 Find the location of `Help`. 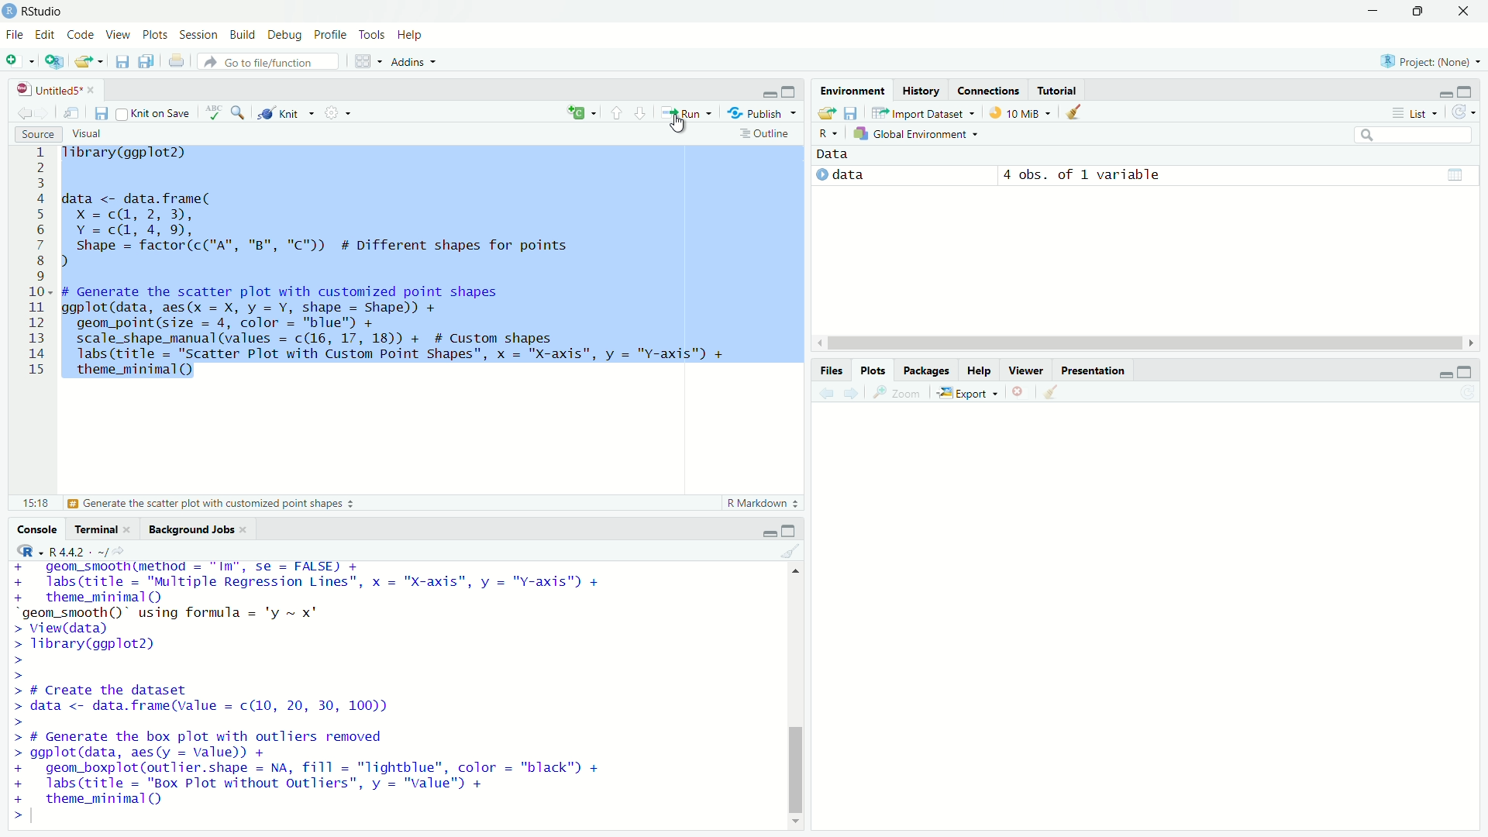

Help is located at coordinates (979, 370).